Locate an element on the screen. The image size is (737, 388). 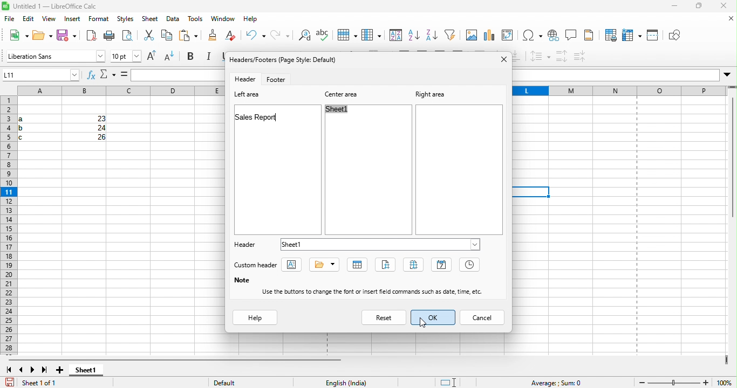
reset is located at coordinates (384, 317).